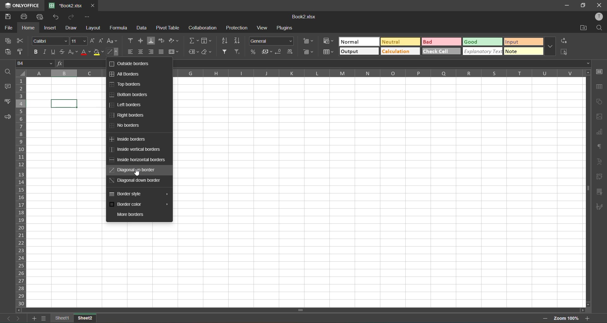 The height and width of the screenshot is (323, 607). What do you see at coordinates (129, 140) in the screenshot?
I see `inside borders` at bounding box center [129, 140].